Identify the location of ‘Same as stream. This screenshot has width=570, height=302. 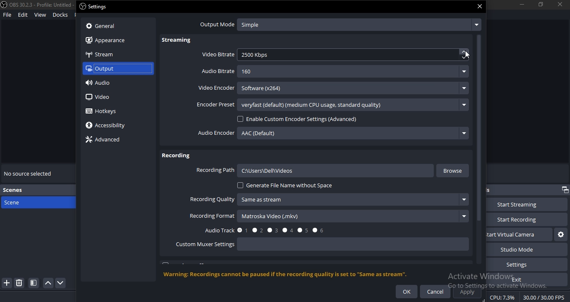
(354, 199).